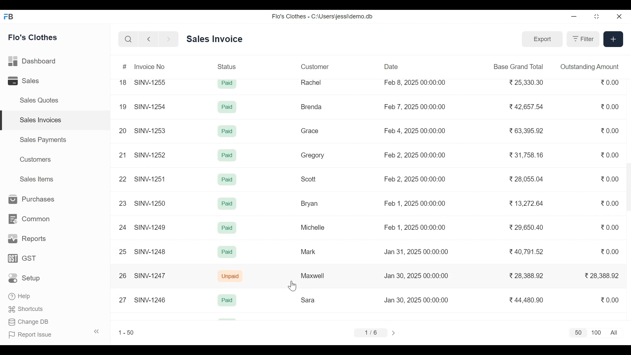 The image size is (631, 355). What do you see at coordinates (123, 203) in the screenshot?
I see `23` at bounding box center [123, 203].